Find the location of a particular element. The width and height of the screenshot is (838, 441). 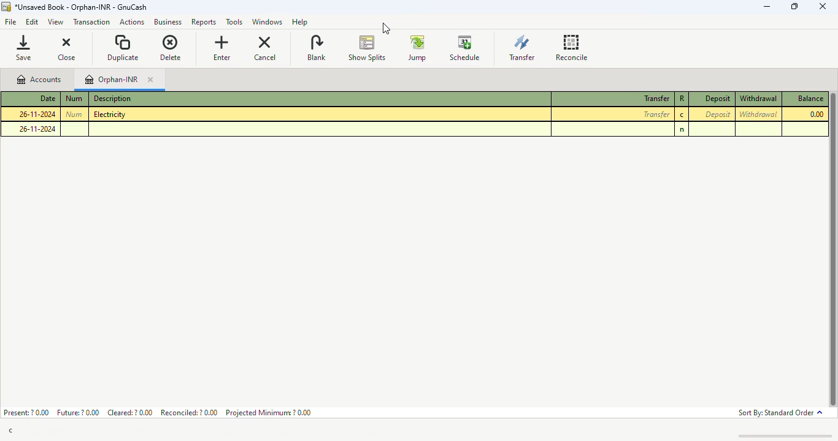

reports is located at coordinates (206, 23).